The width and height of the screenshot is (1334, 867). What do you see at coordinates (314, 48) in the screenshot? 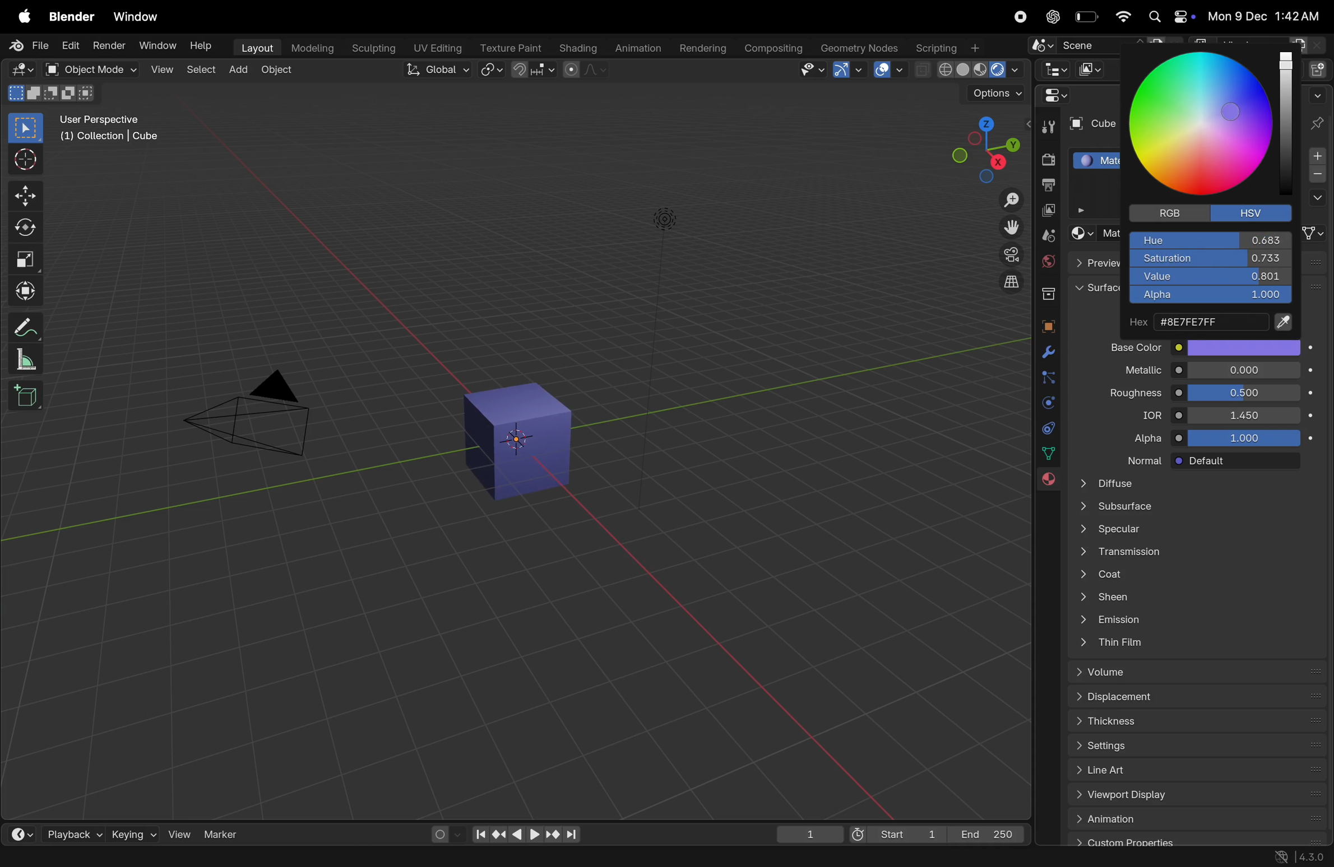
I see `modelling` at bounding box center [314, 48].